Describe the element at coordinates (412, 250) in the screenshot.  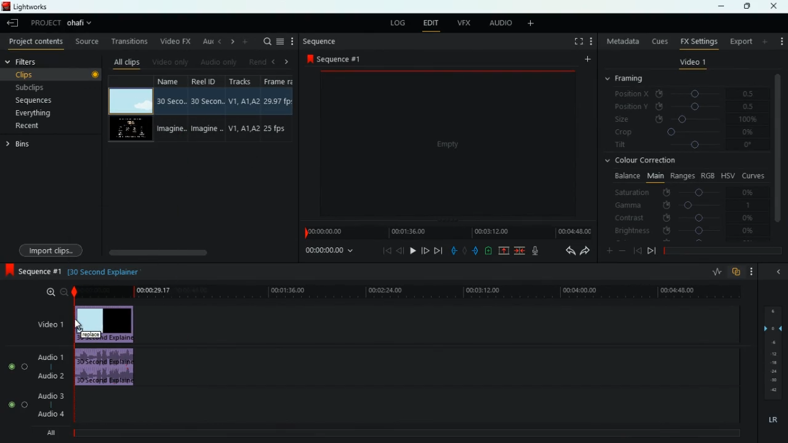
I see `play` at that location.